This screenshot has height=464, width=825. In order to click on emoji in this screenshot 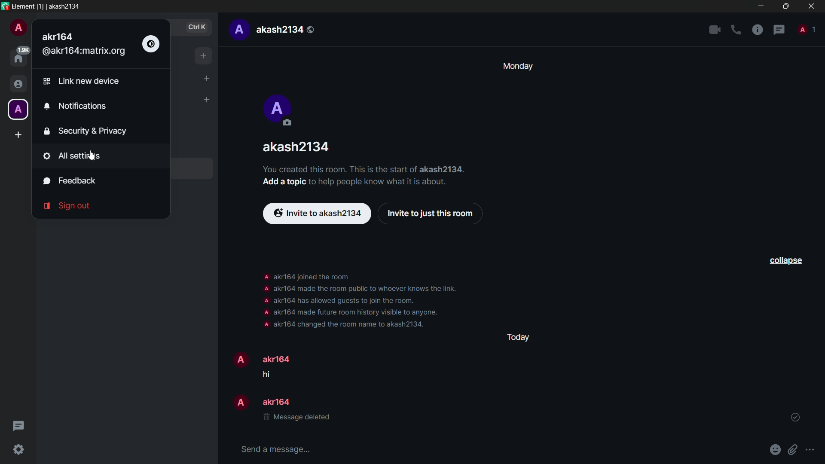, I will do `click(776, 449)`.